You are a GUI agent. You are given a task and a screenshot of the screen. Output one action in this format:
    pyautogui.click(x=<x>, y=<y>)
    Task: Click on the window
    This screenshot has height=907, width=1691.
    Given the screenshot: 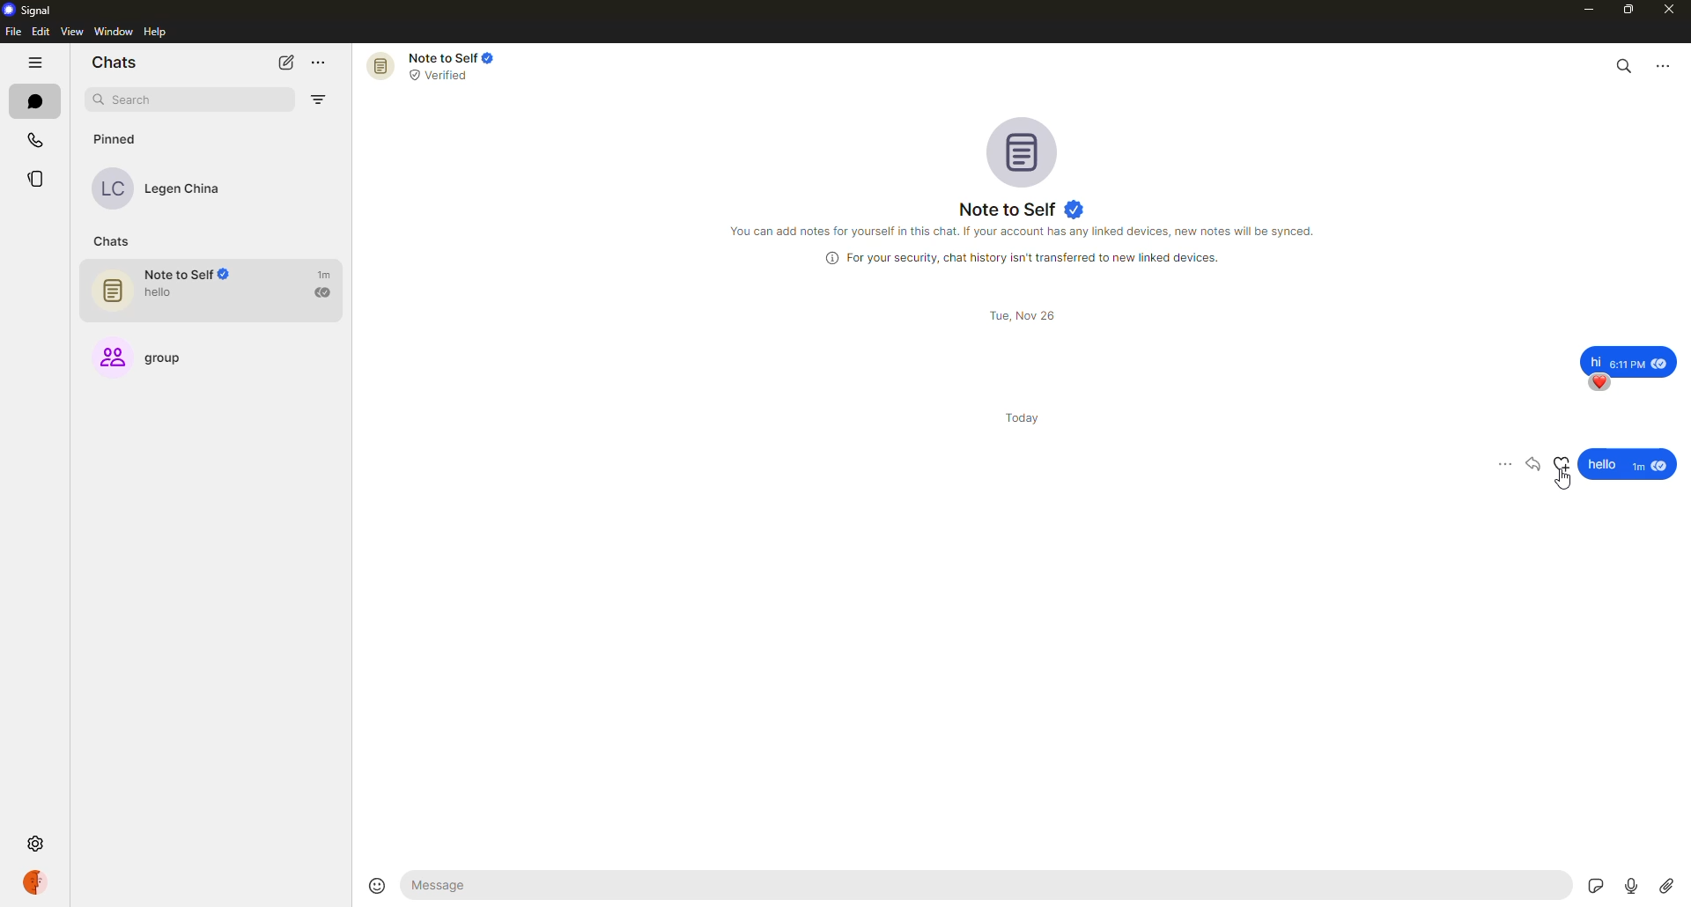 What is the action you would take?
    pyautogui.click(x=115, y=32)
    